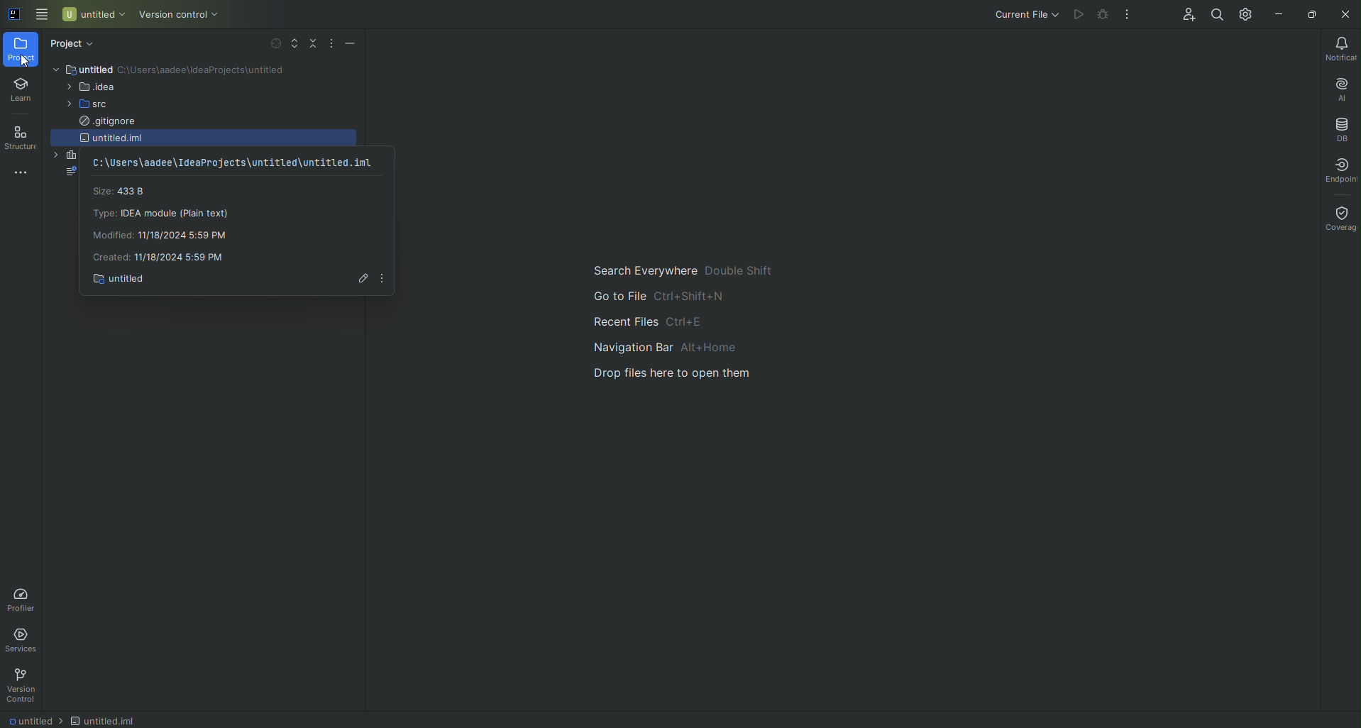 This screenshot has width=1361, height=728. What do you see at coordinates (1244, 13) in the screenshot?
I see `Updates and Settings` at bounding box center [1244, 13].